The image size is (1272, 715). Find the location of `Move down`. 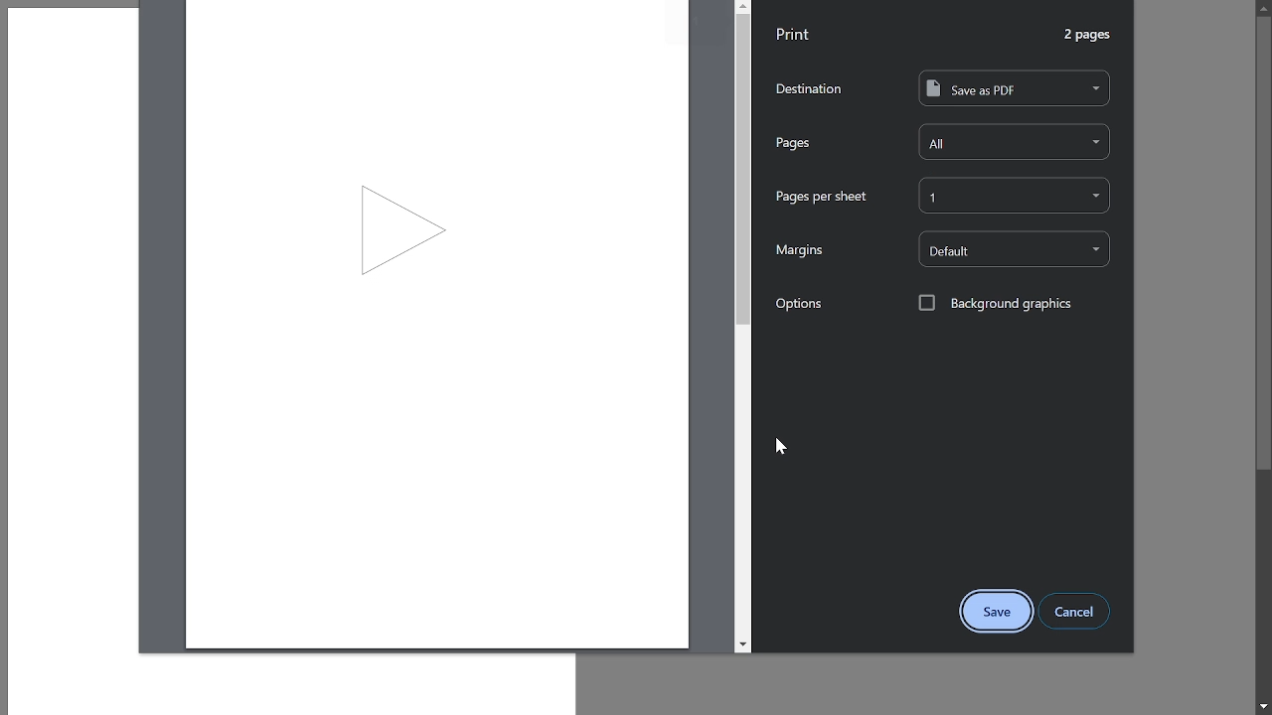

Move down is located at coordinates (1264, 707).